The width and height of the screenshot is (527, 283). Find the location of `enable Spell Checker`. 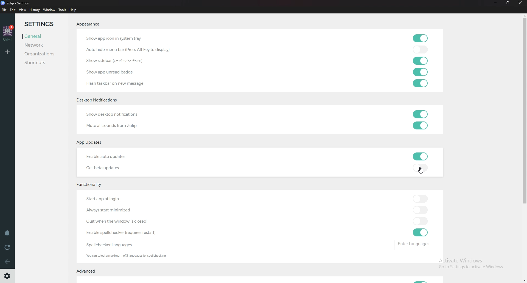

enable Spell Checker is located at coordinates (124, 233).